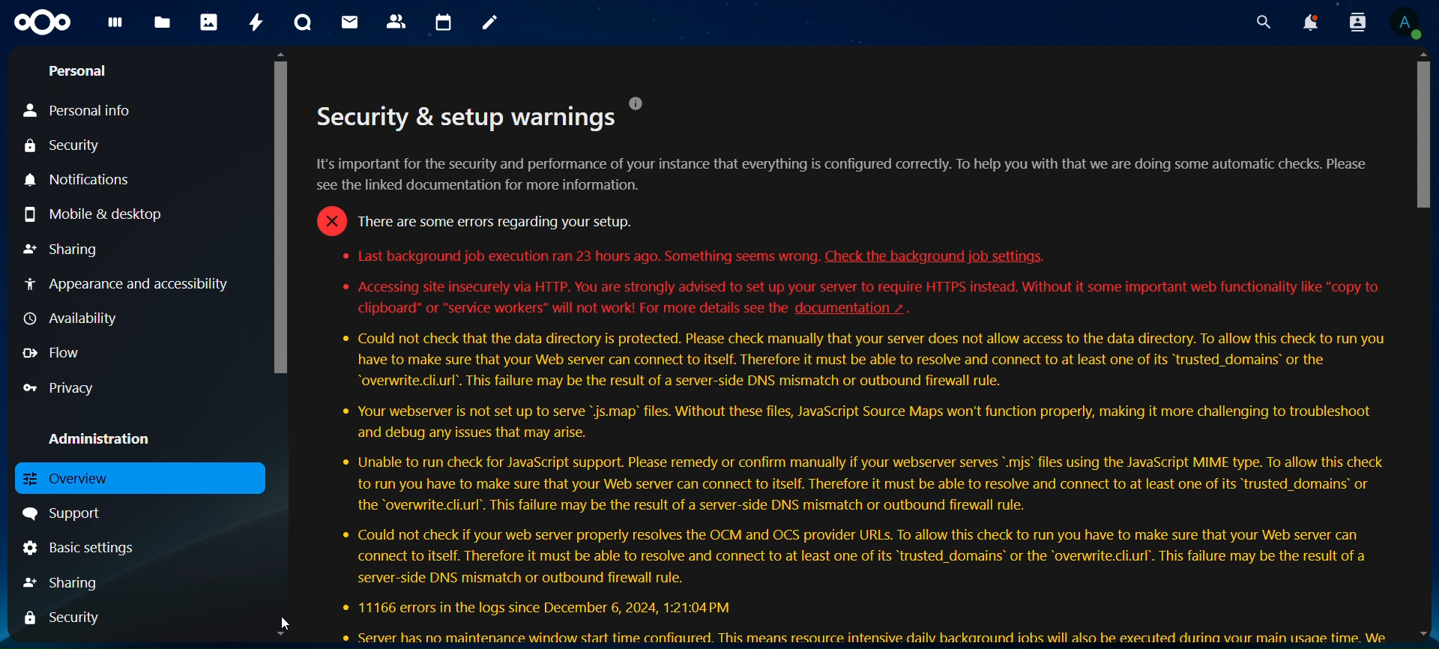 The image size is (1439, 649). Describe the element at coordinates (125, 287) in the screenshot. I see `appearance and accessibility` at that location.